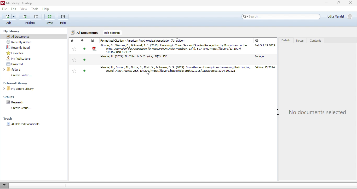  What do you see at coordinates (31, 20) in the screenshot?
I see `folders` at bounding box center [31, 20].